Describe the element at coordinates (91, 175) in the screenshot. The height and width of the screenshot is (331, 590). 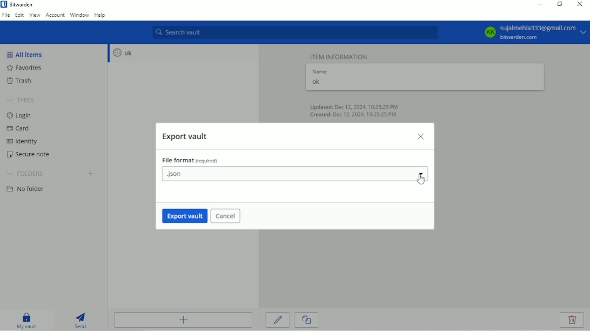
I see `Create folder` at that location.